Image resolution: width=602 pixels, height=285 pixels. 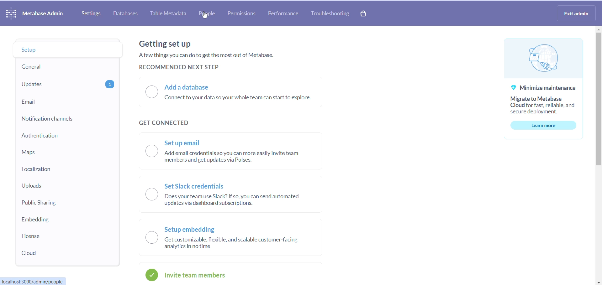 What do you see at coordinates (234, 99) in the screenshot?
I see `add a database radio button` at bounding box center [234, 99].